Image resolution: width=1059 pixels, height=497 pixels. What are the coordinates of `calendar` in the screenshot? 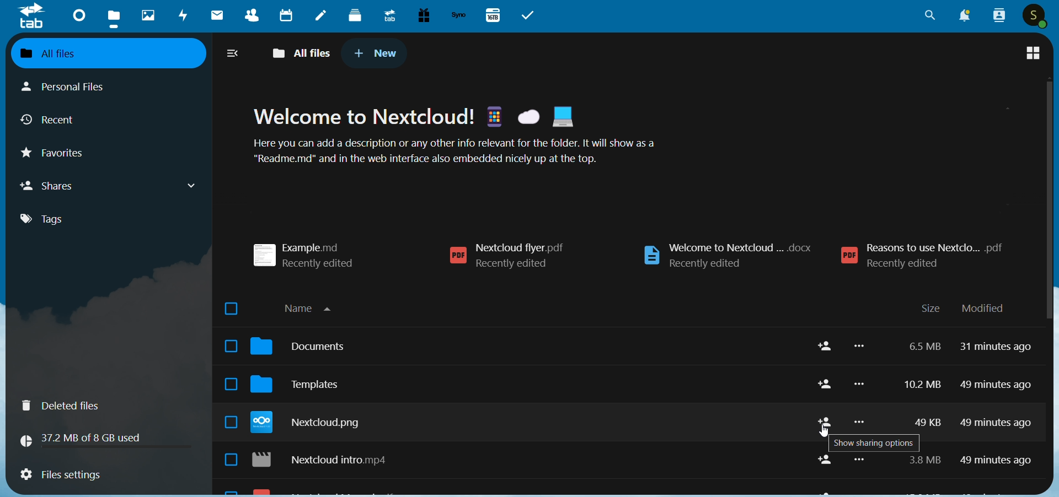 It's located at (288, 17).